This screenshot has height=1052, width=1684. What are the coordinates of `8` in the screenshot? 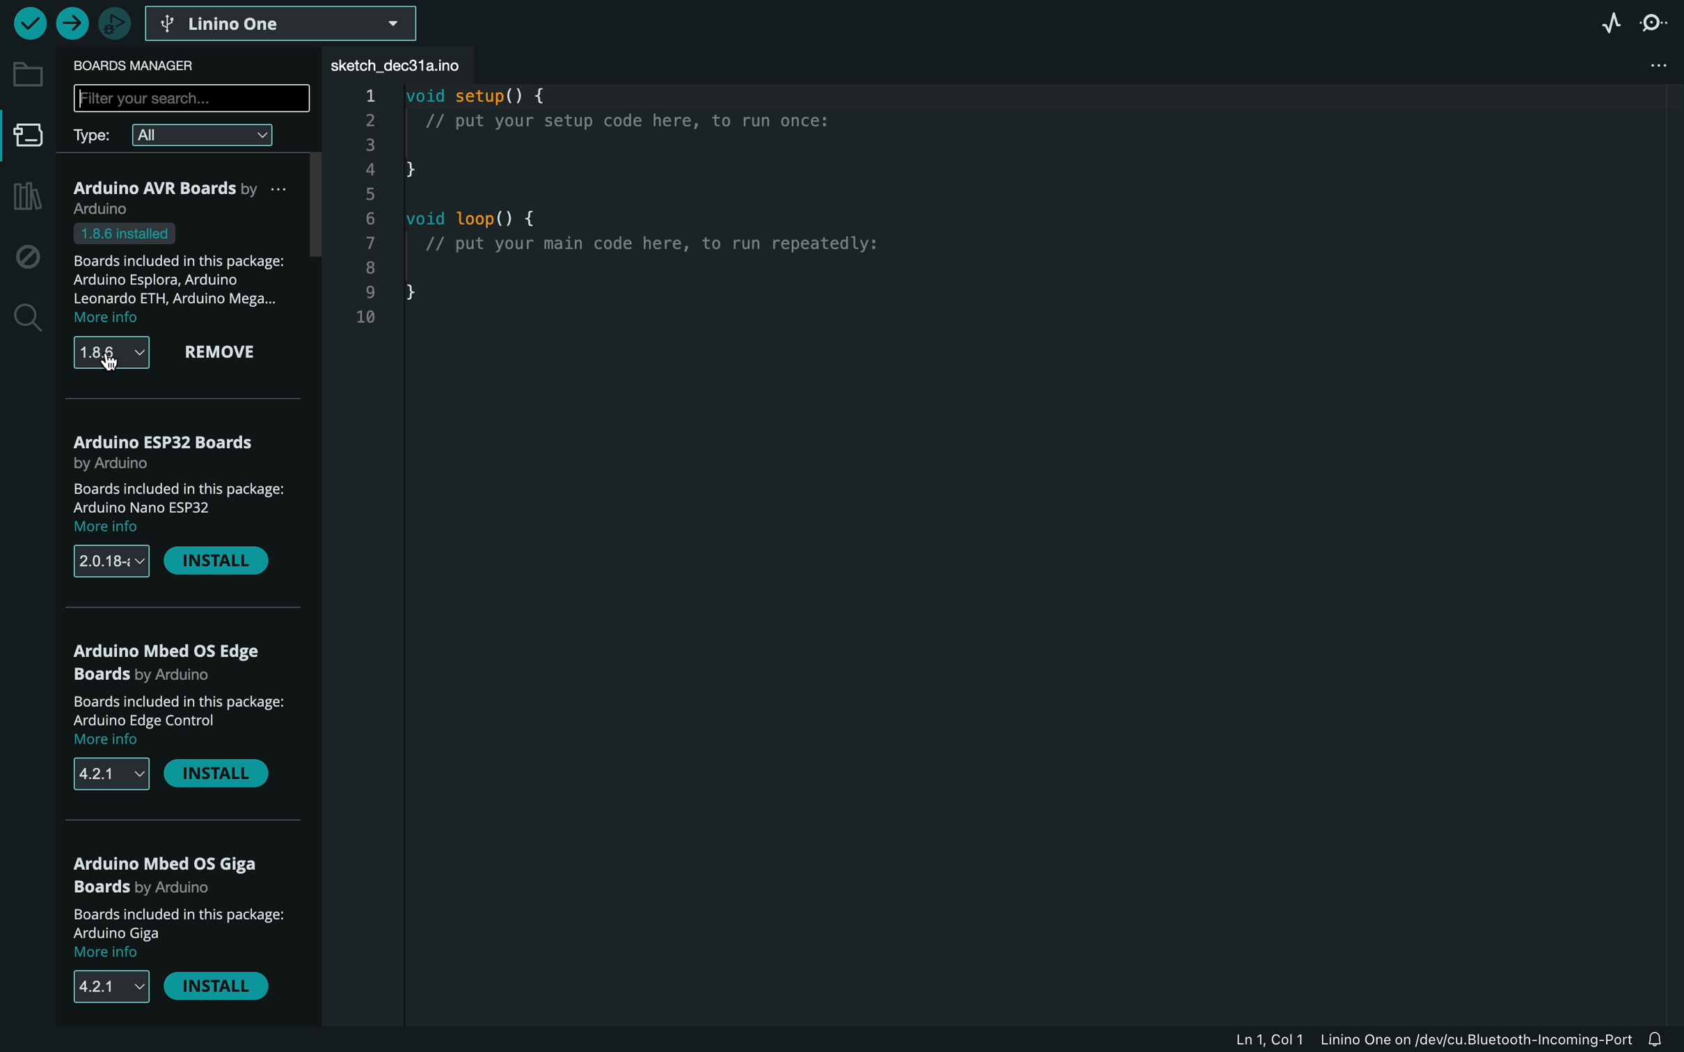 It's located at (370, 270).